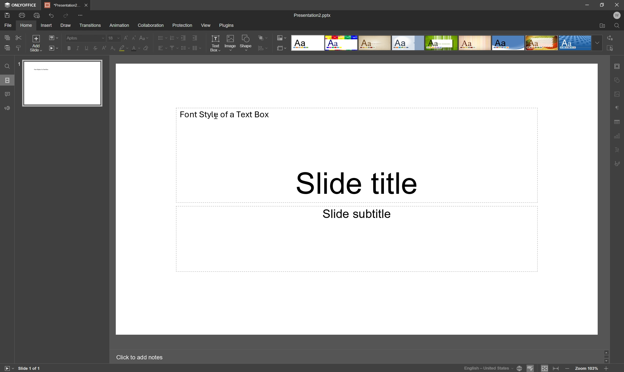  Describe the element at coordinates (619, 137) in the screenshot. I see `Chart settings` at that location.